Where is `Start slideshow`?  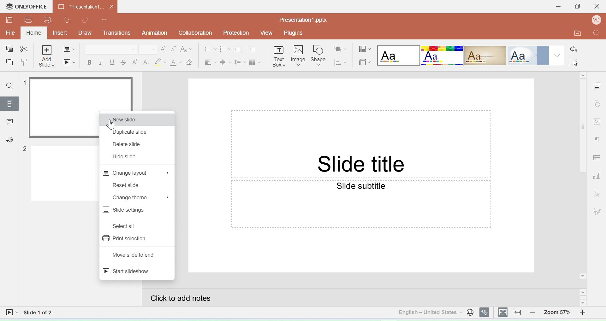 Start slideshow is located at coordinates (12, 313).